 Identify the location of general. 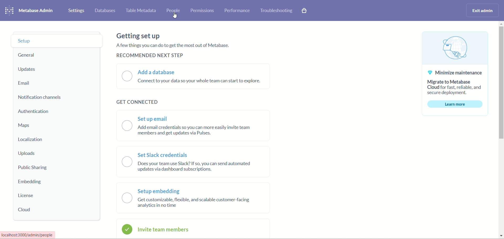
(30, 56).